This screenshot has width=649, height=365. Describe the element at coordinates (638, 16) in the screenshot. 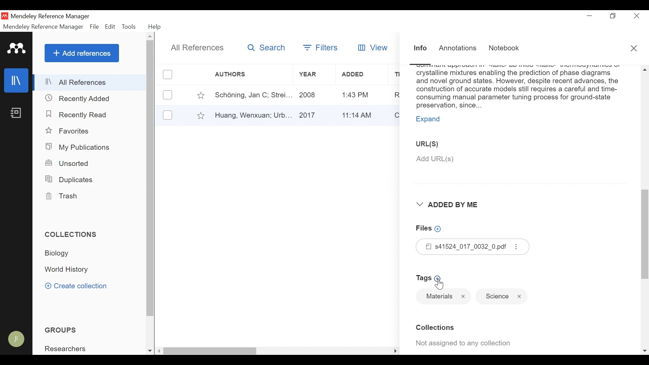

I see `Close` at that location.